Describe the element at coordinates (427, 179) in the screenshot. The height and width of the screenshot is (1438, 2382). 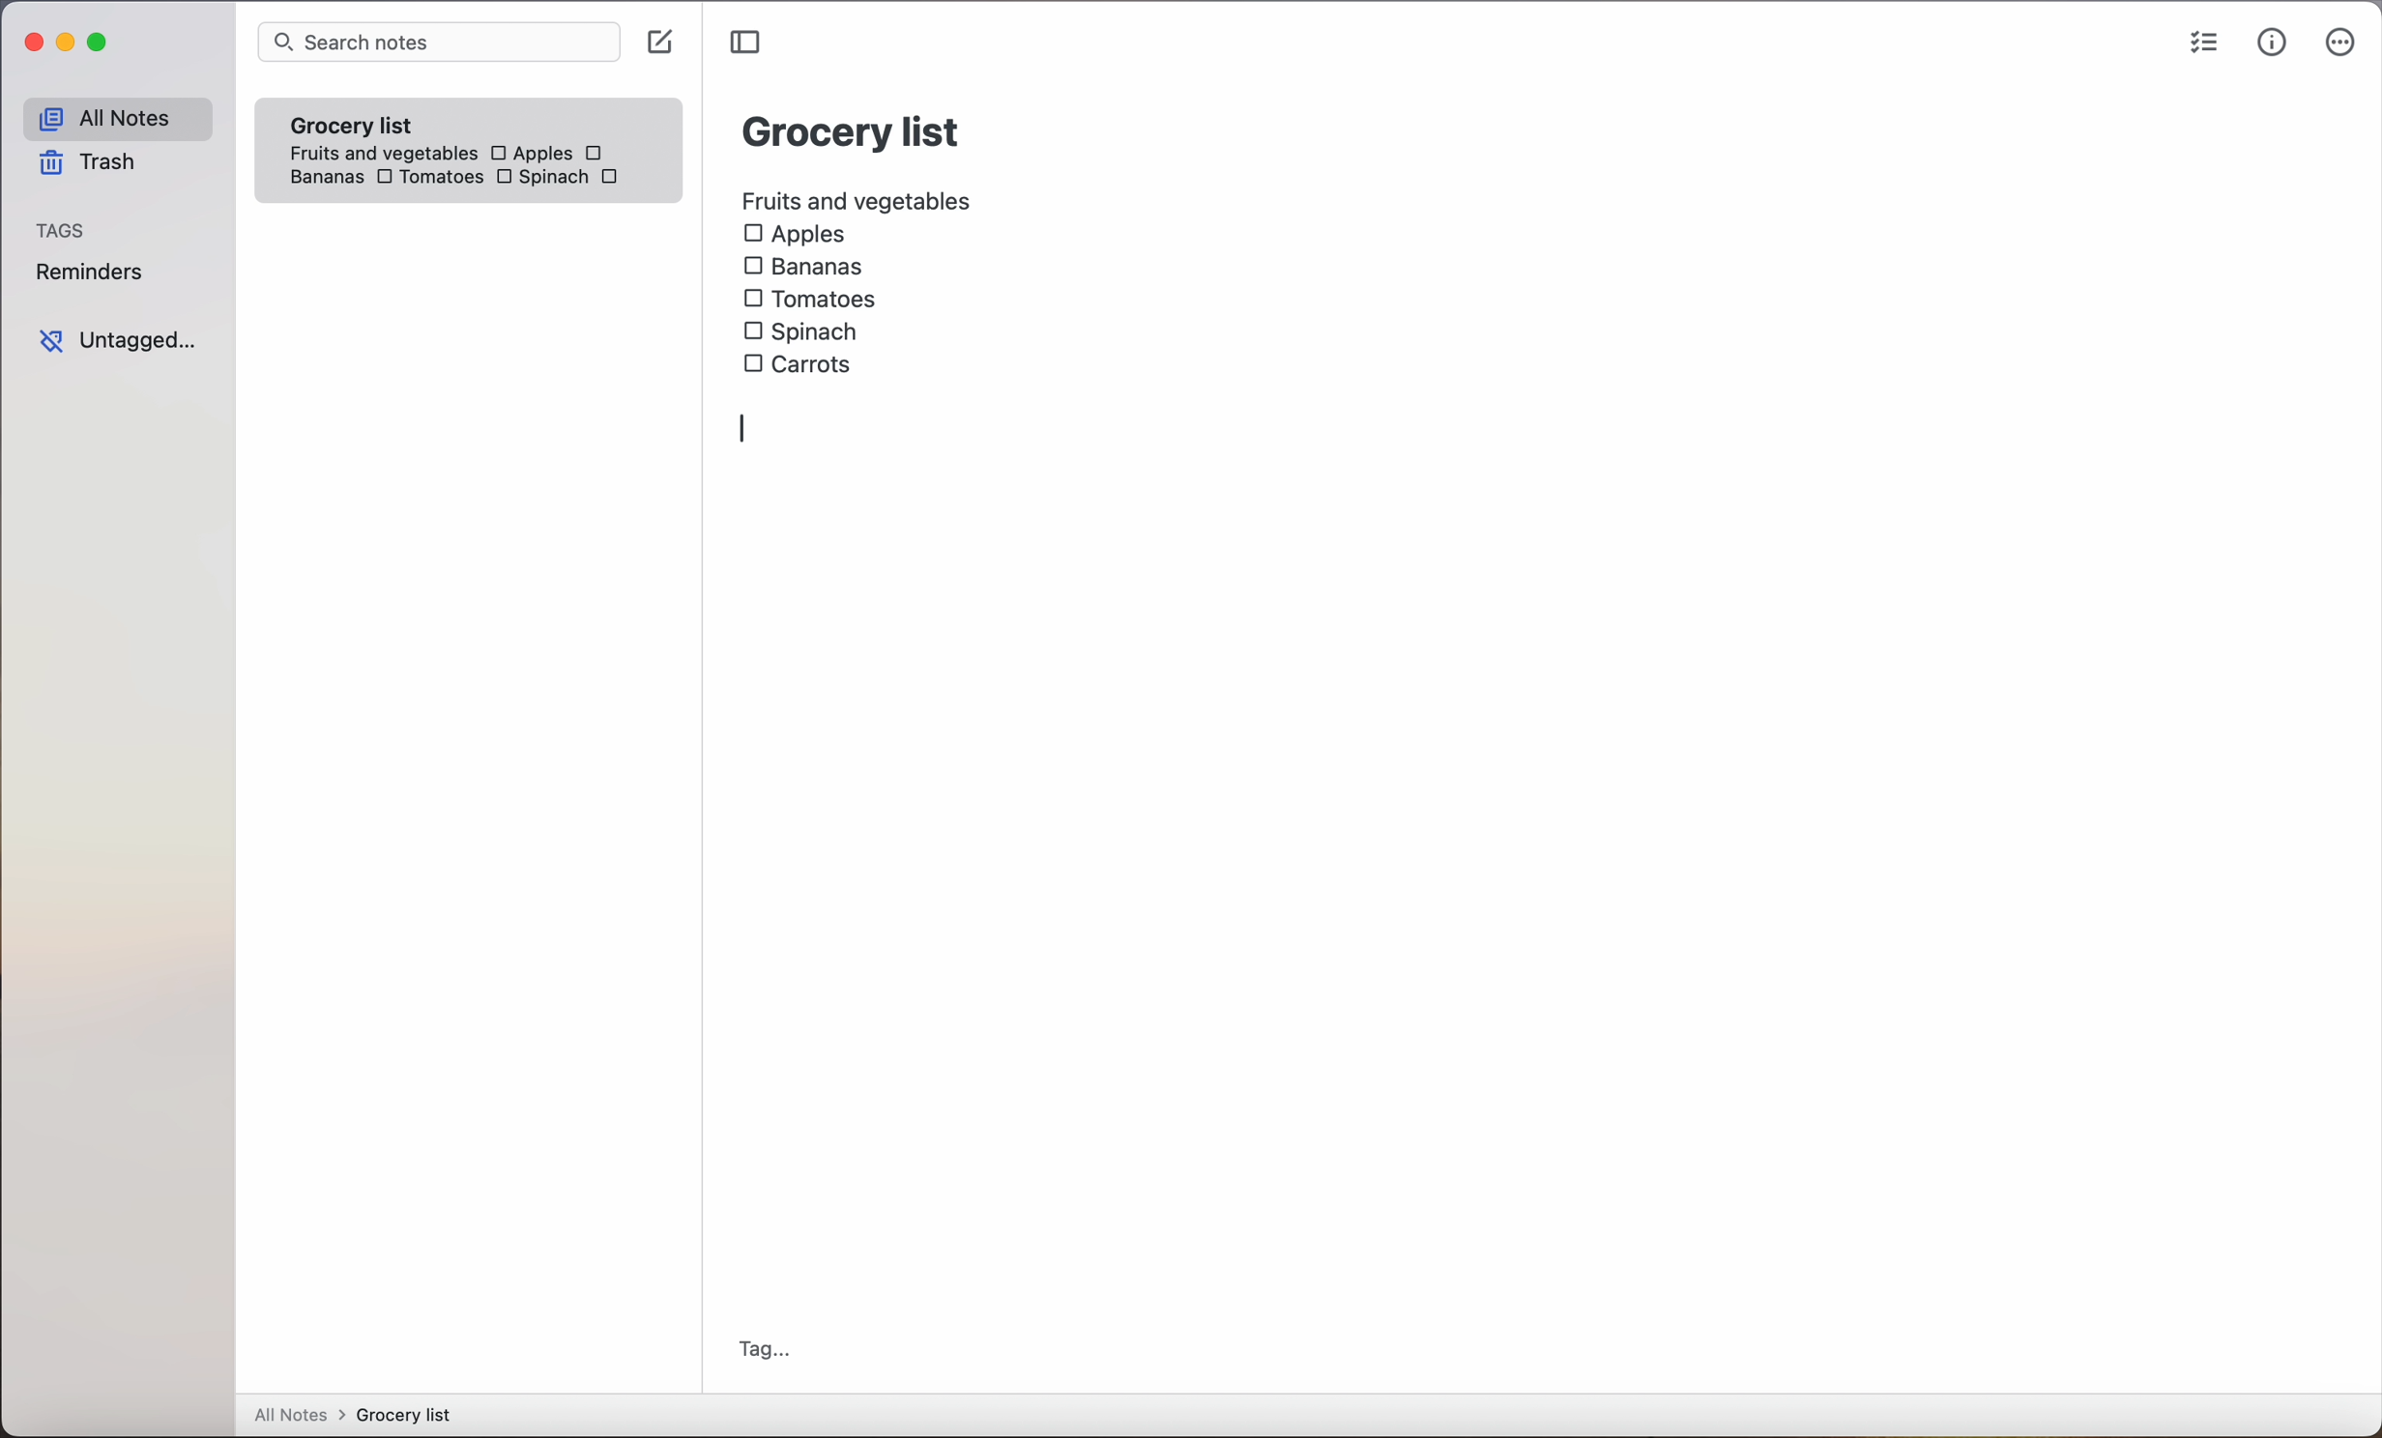
I see `Tomatoes checkbox` at that location.